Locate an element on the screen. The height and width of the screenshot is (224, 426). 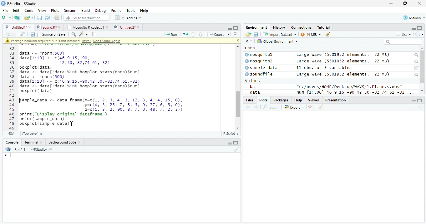
clear console is located at coordinates (328, 34).